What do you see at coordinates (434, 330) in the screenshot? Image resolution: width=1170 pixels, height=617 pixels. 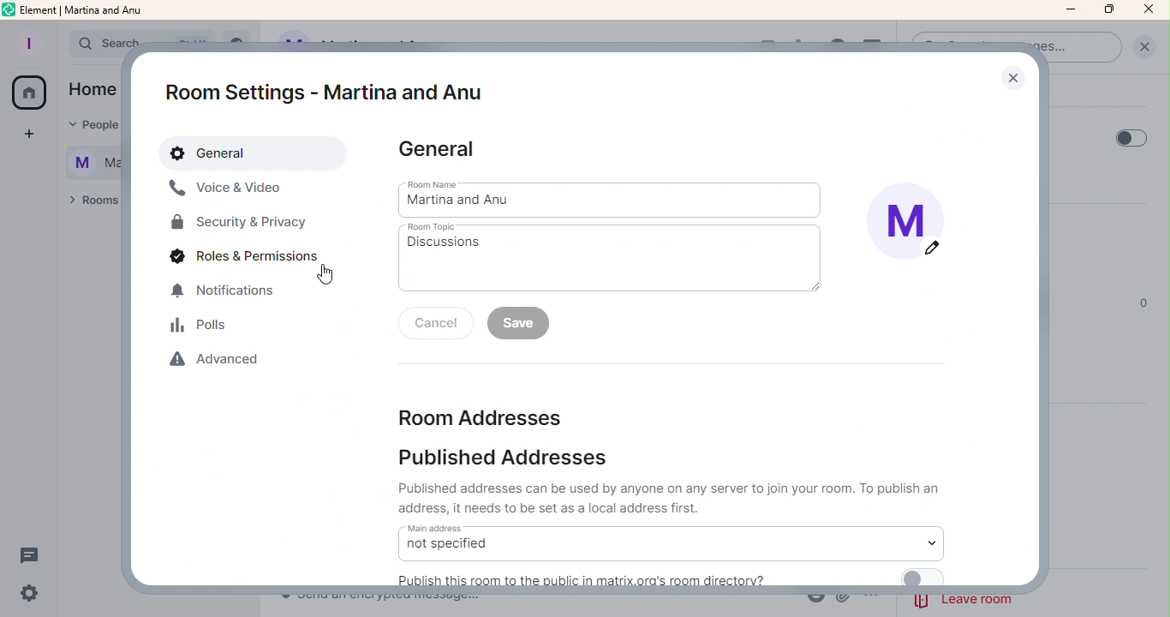 I see `Cancel` at bounding box center [434, 330].